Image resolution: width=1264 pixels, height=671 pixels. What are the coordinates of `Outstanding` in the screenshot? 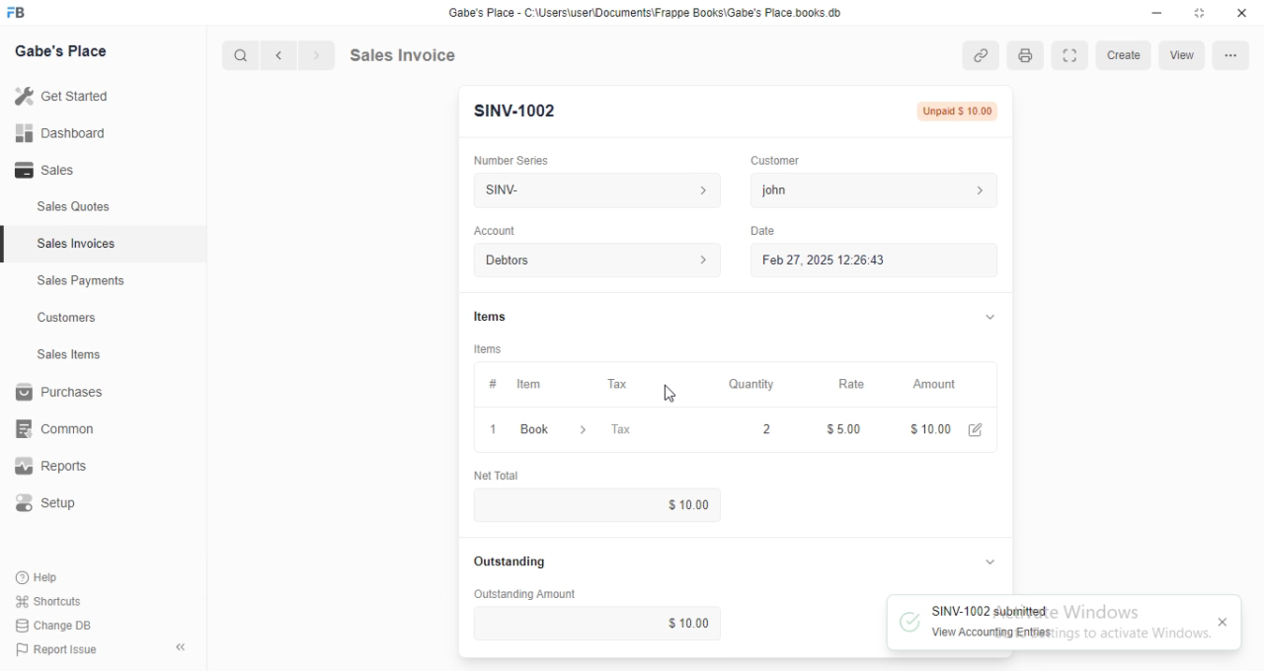 It's located at (516, 559).